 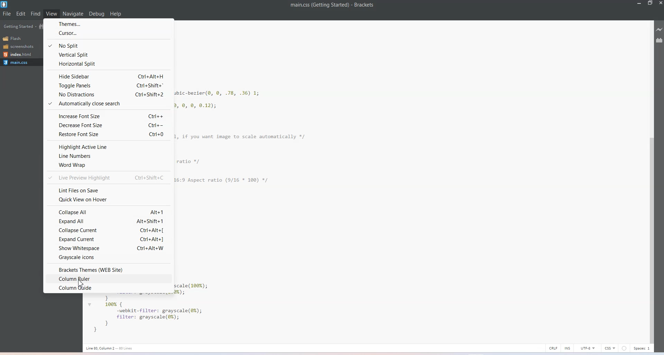 I want to click on Increase font size, so click(x=108, y=115).